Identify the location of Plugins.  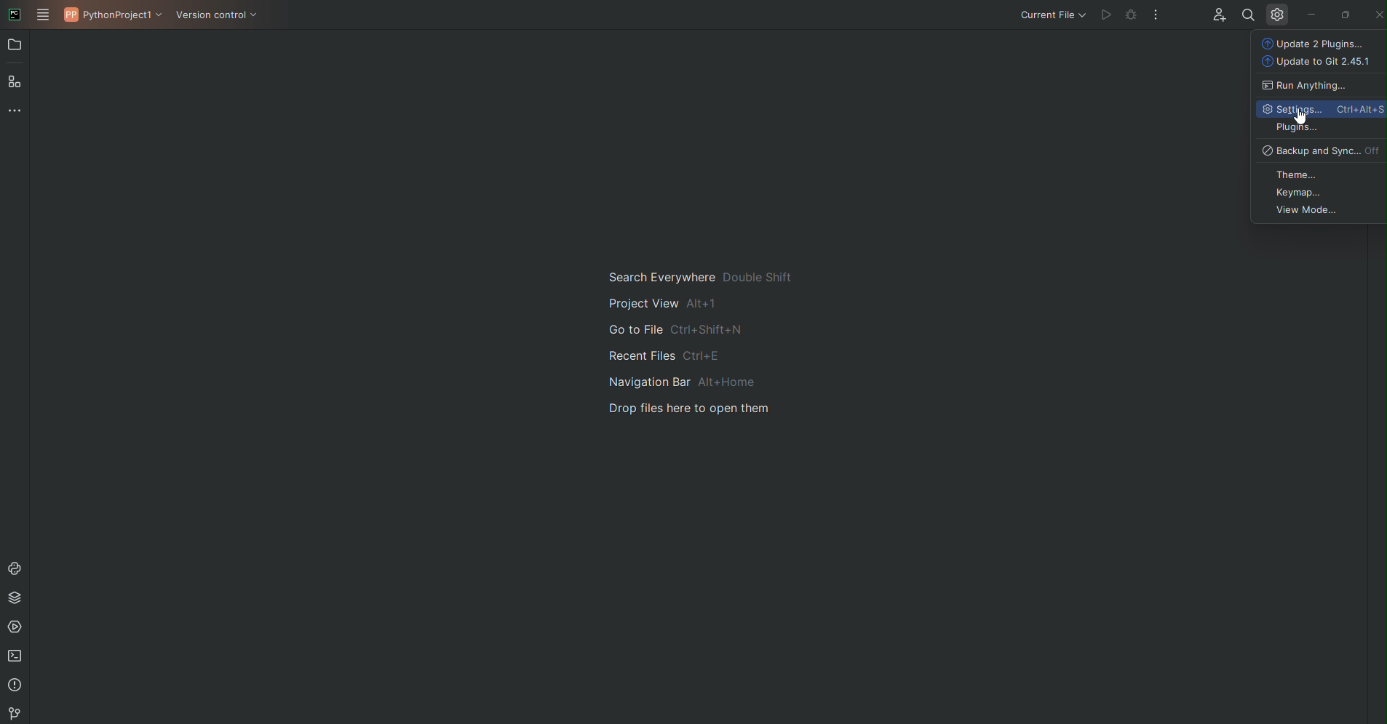
(1288, 129).